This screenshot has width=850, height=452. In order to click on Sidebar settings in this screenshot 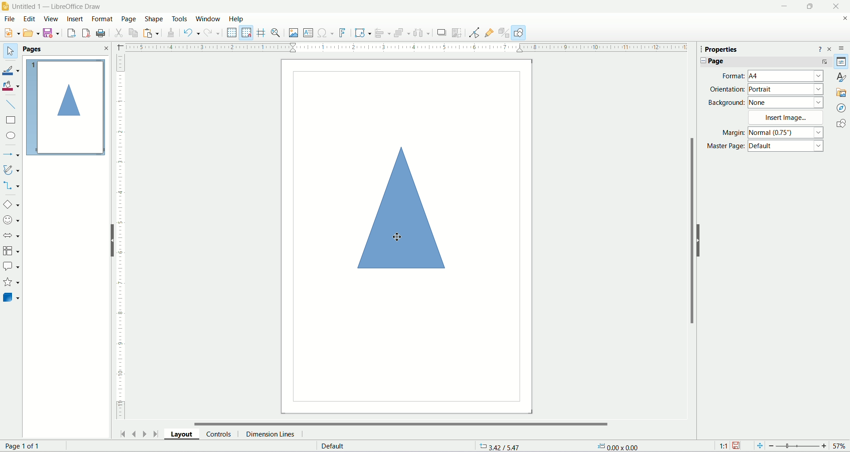, I will do `click(842, 48)`.